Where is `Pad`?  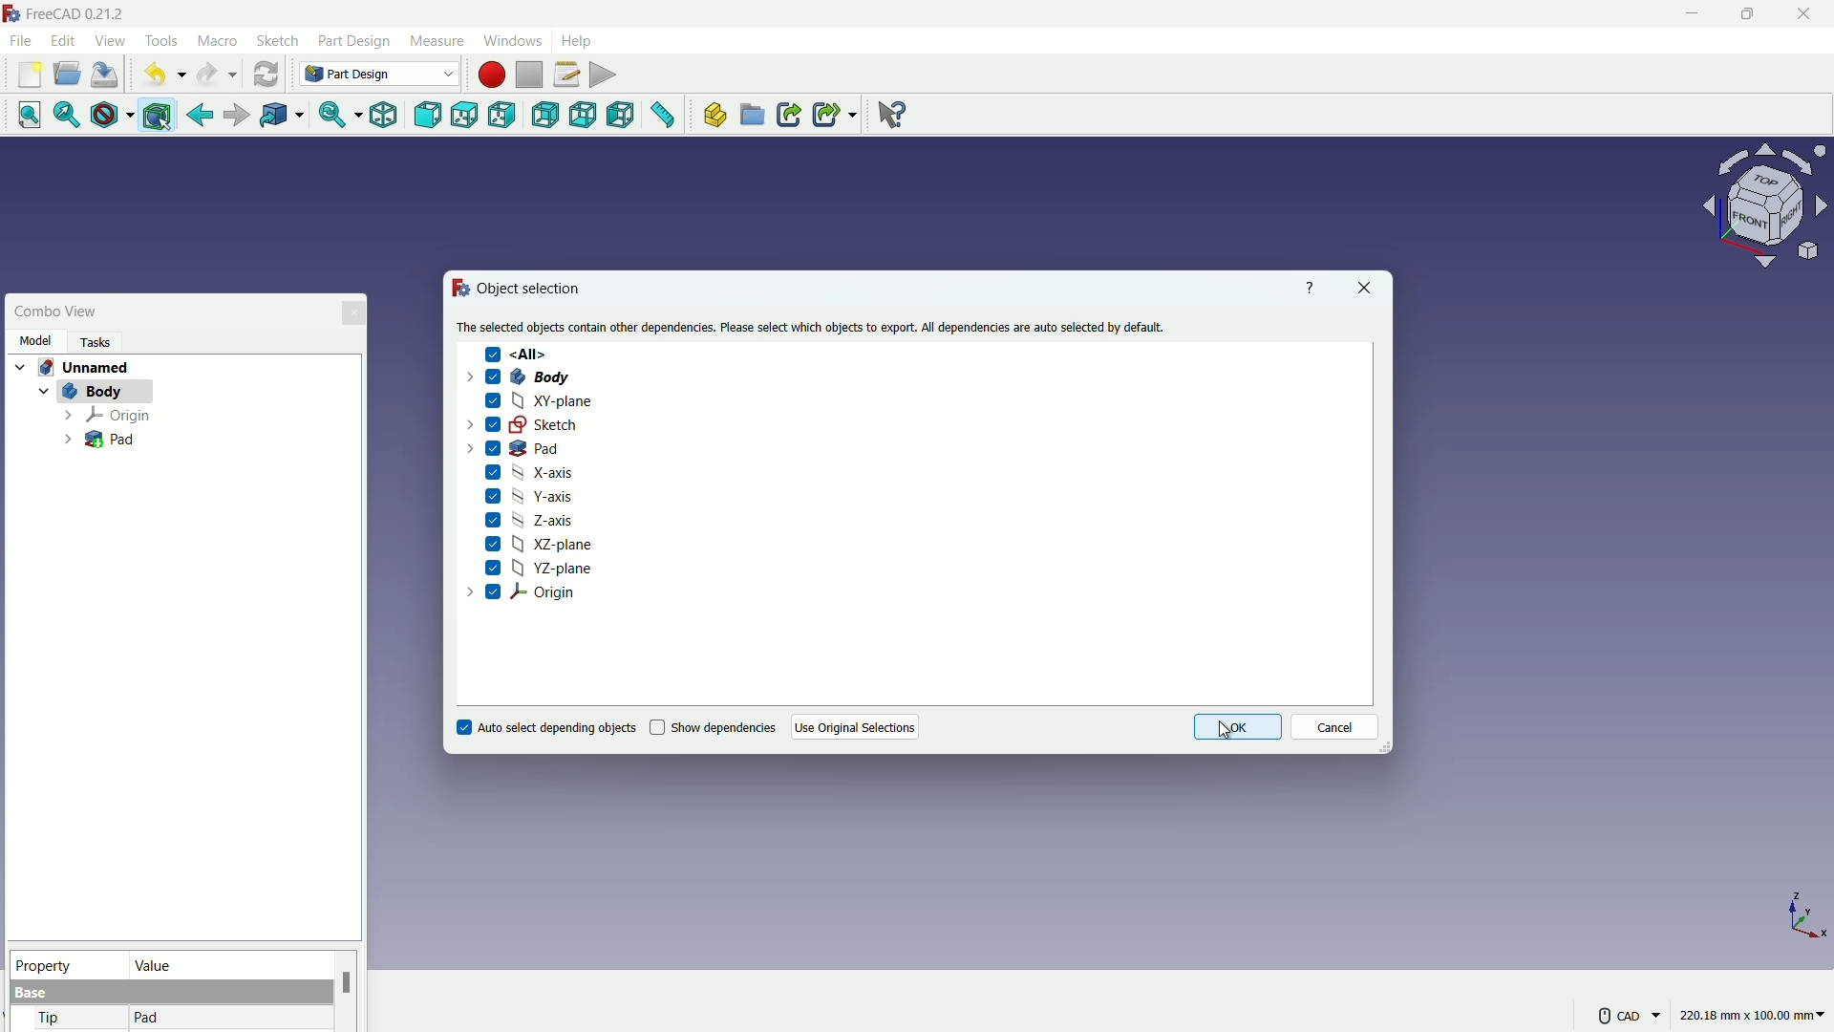
Pad is located at coordinates (523, 446).